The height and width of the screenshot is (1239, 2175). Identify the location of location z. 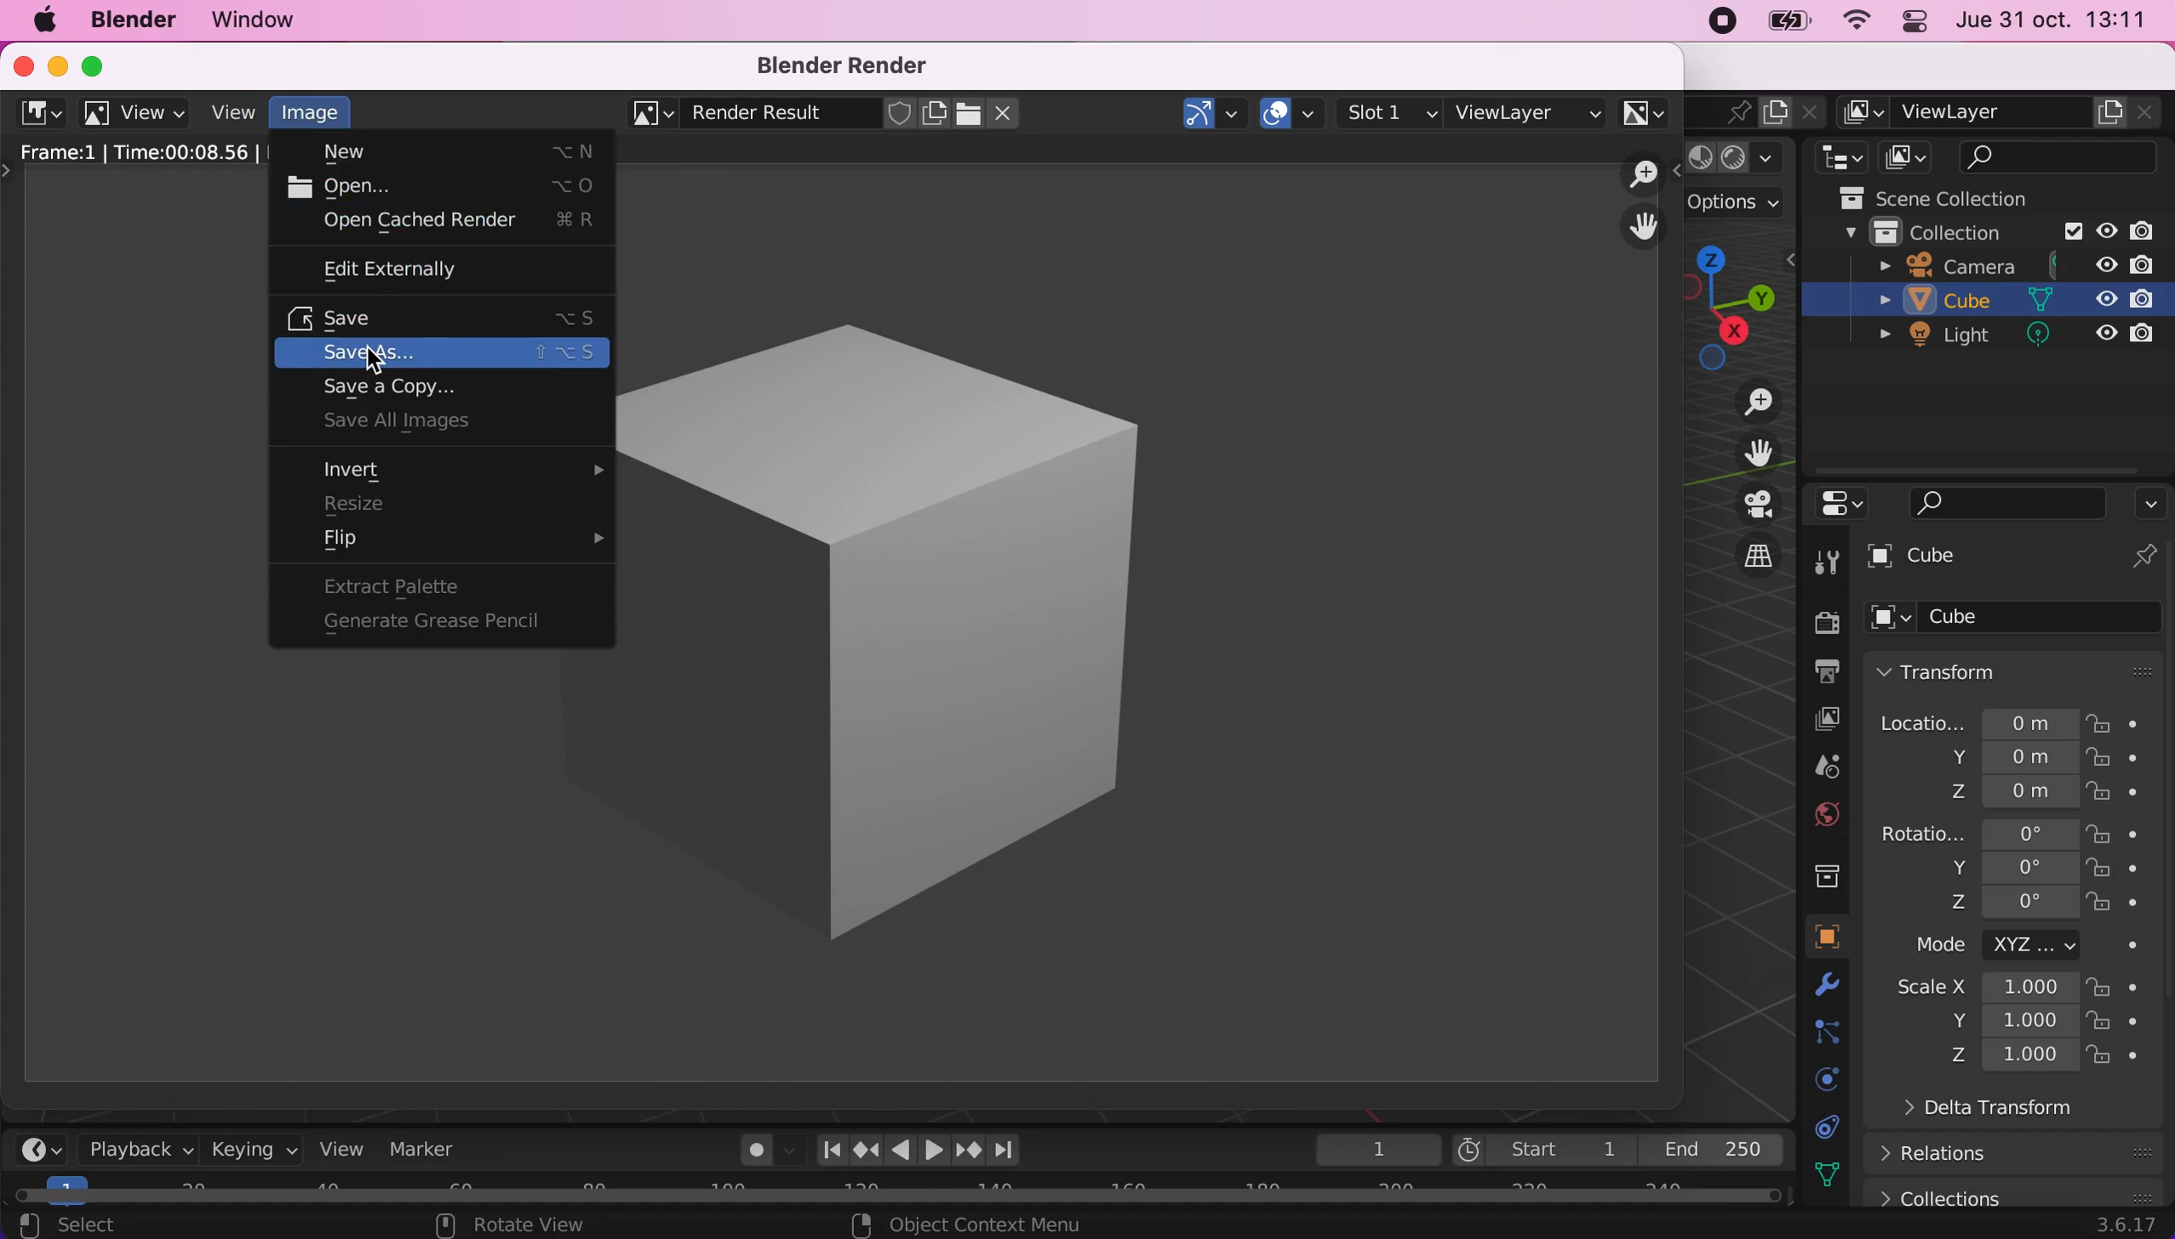
(1992, 790).